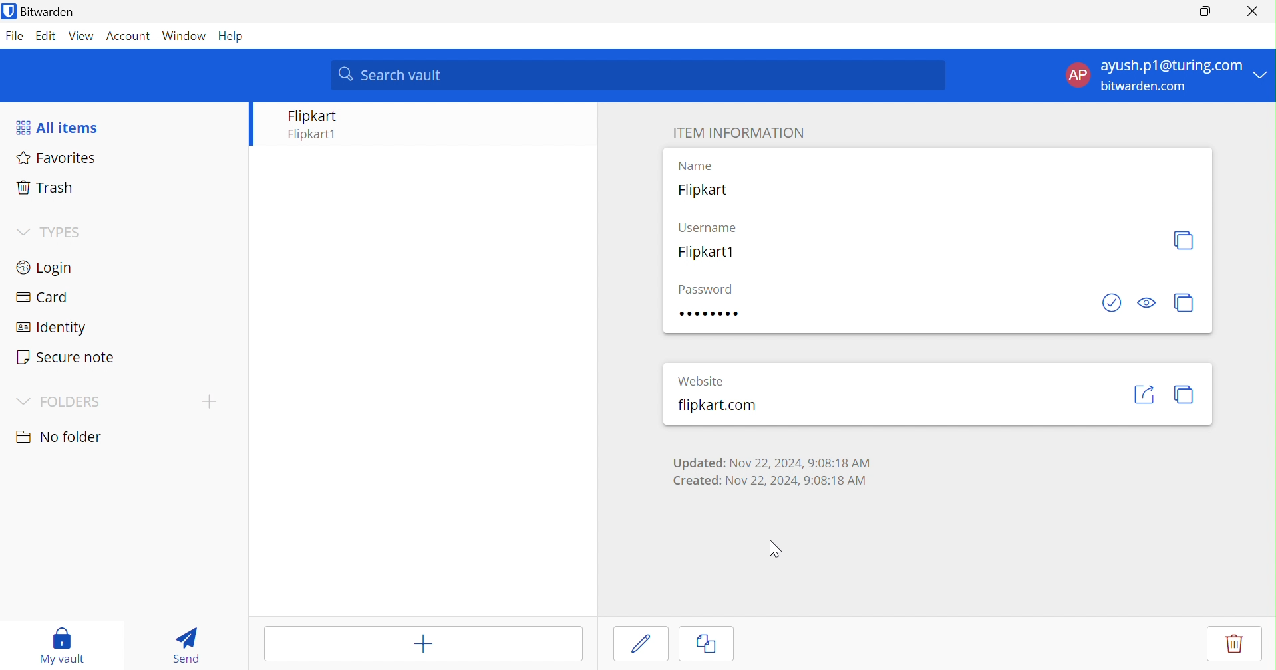 This screenshot has height=670, width=1276. What do you see at coordinates (1253, 11) in the screenshot?
I see `Close` at bounding box center [1253, 11].